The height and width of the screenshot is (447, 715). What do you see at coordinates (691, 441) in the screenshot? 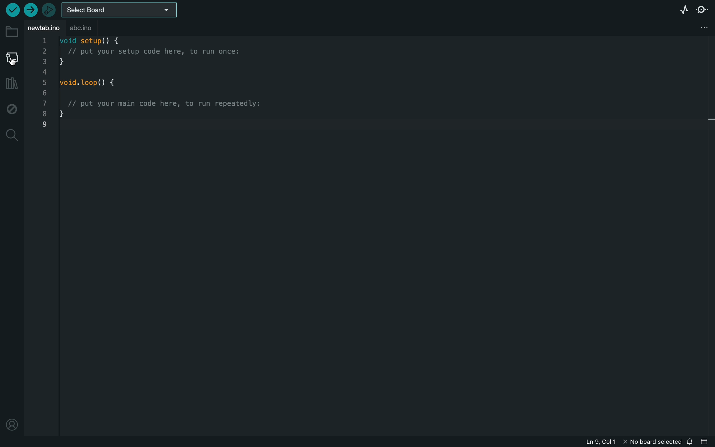
I see `notification` at bounding box center [691, 441].